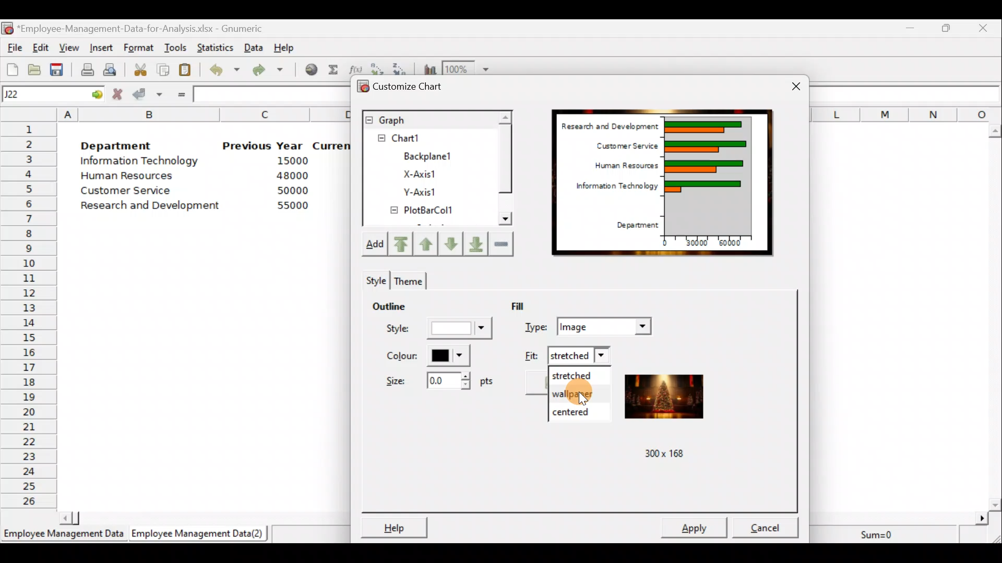 The height and width of the screenshot is (563, 1002). What do you see at coordinates (284, 45) in the screenshot?
I see `Help` at bounding box center [284, 45].